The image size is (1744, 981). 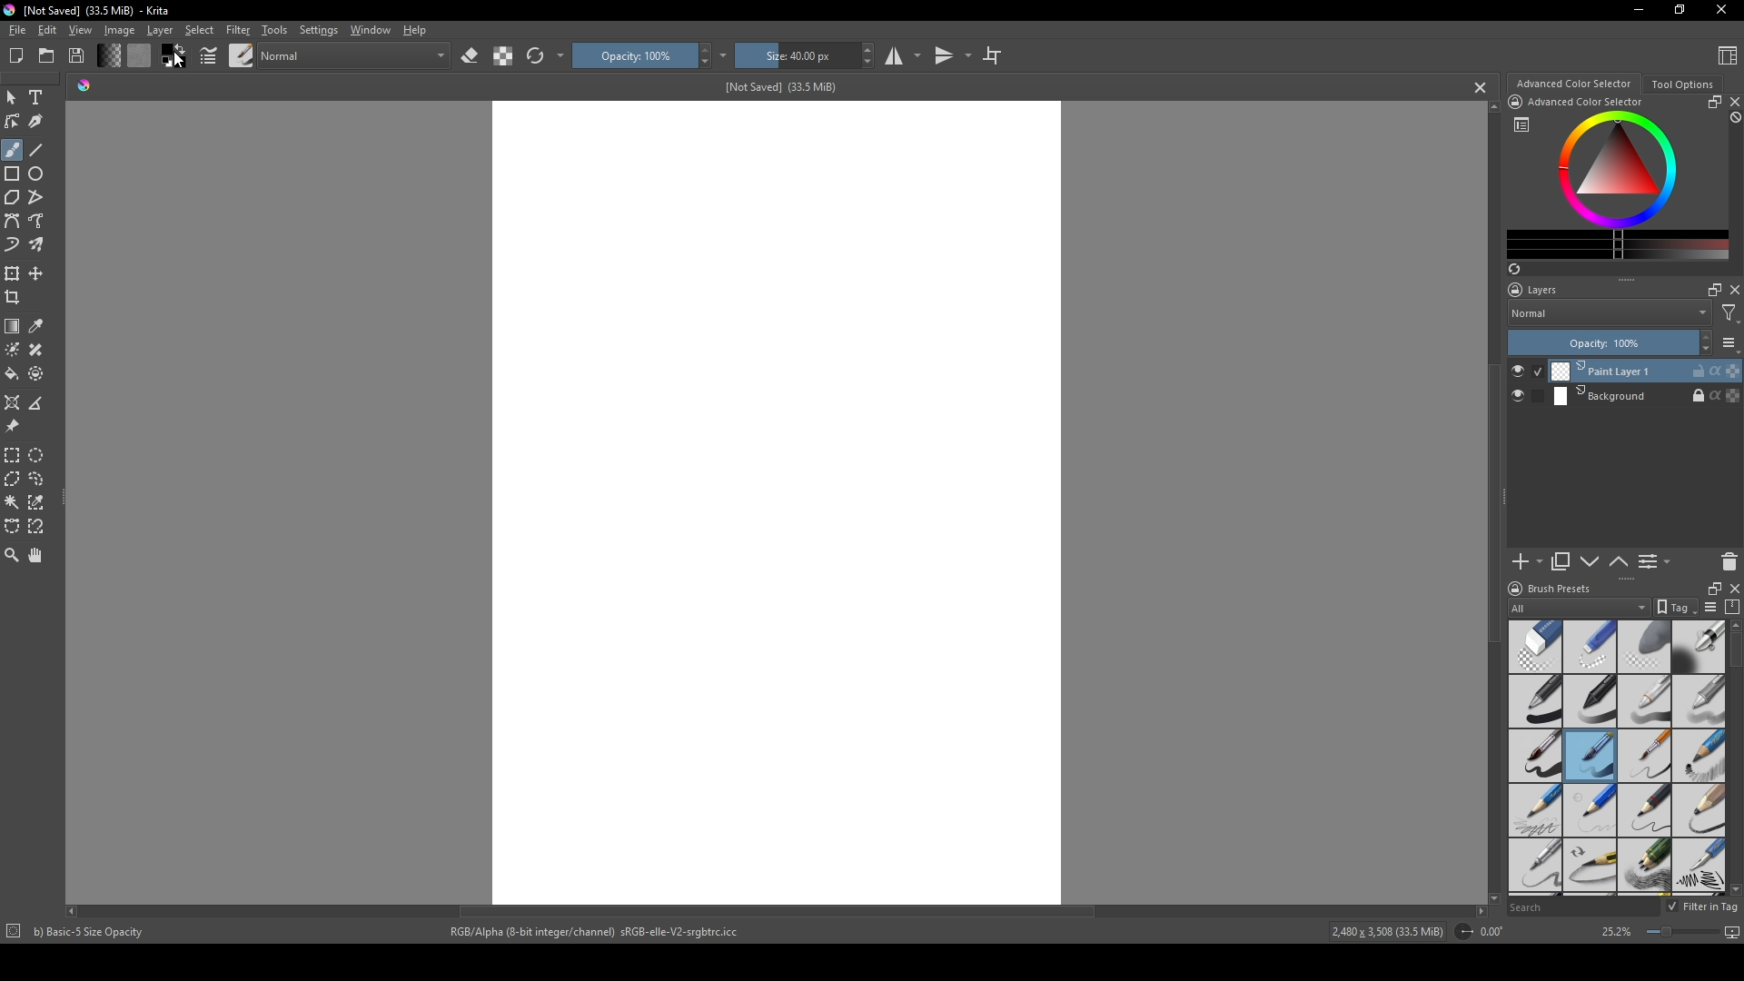 What do you see at coordinates (38, 121) in the screenshot?
I see `calligraphy` at bounding box center [38, 121].